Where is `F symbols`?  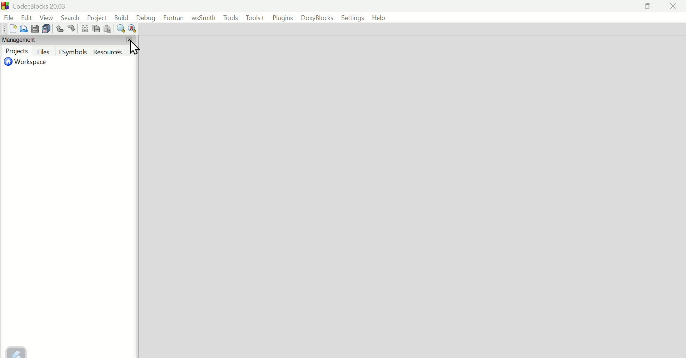
F symbols is located at coordinates (73, 52).